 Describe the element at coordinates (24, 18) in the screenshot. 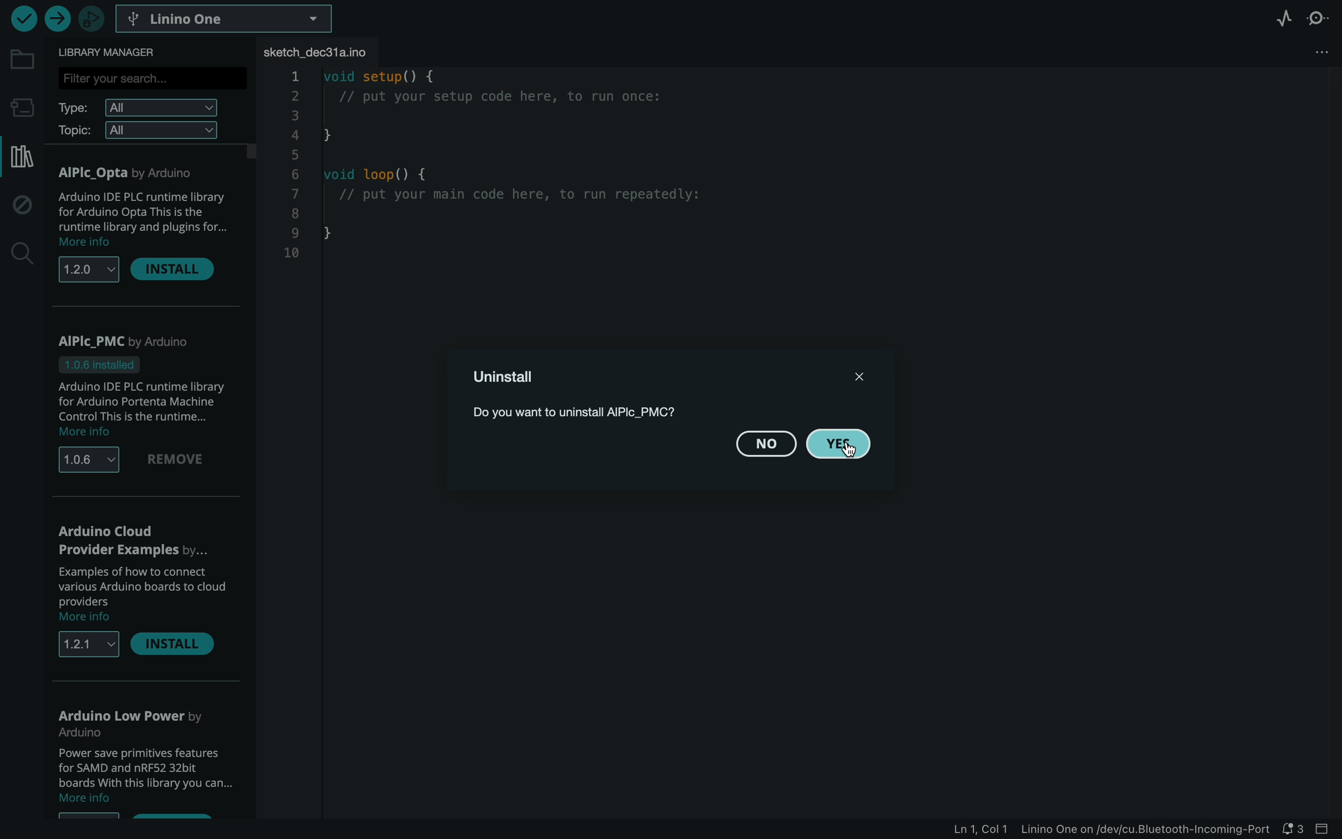

I see `verify` at that location.